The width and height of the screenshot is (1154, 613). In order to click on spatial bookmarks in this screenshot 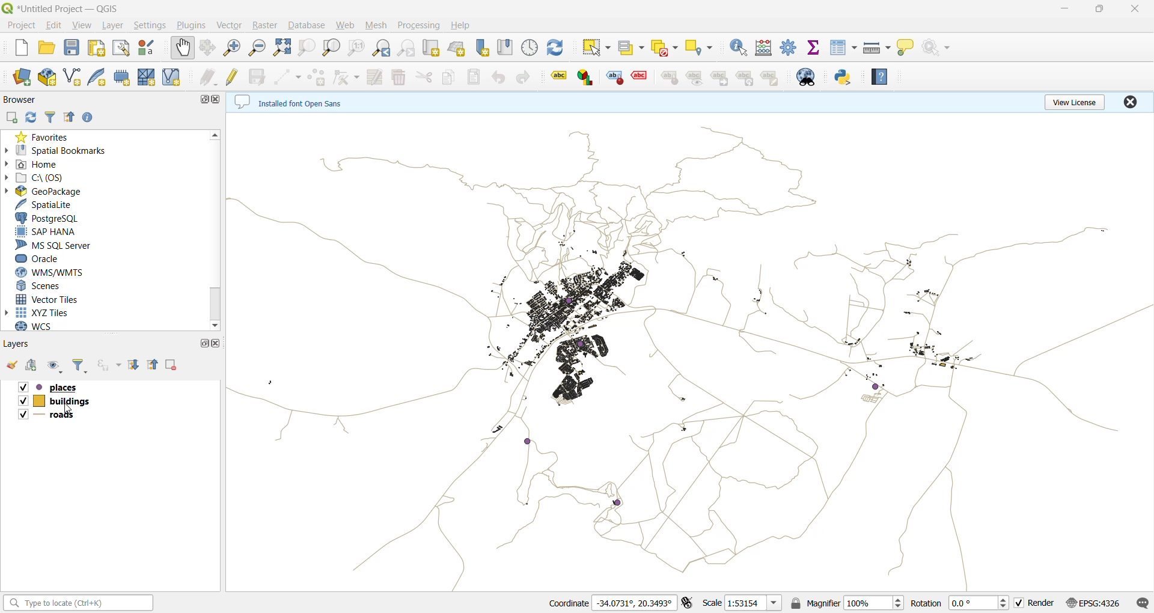, I will do `click(59, 150)`.